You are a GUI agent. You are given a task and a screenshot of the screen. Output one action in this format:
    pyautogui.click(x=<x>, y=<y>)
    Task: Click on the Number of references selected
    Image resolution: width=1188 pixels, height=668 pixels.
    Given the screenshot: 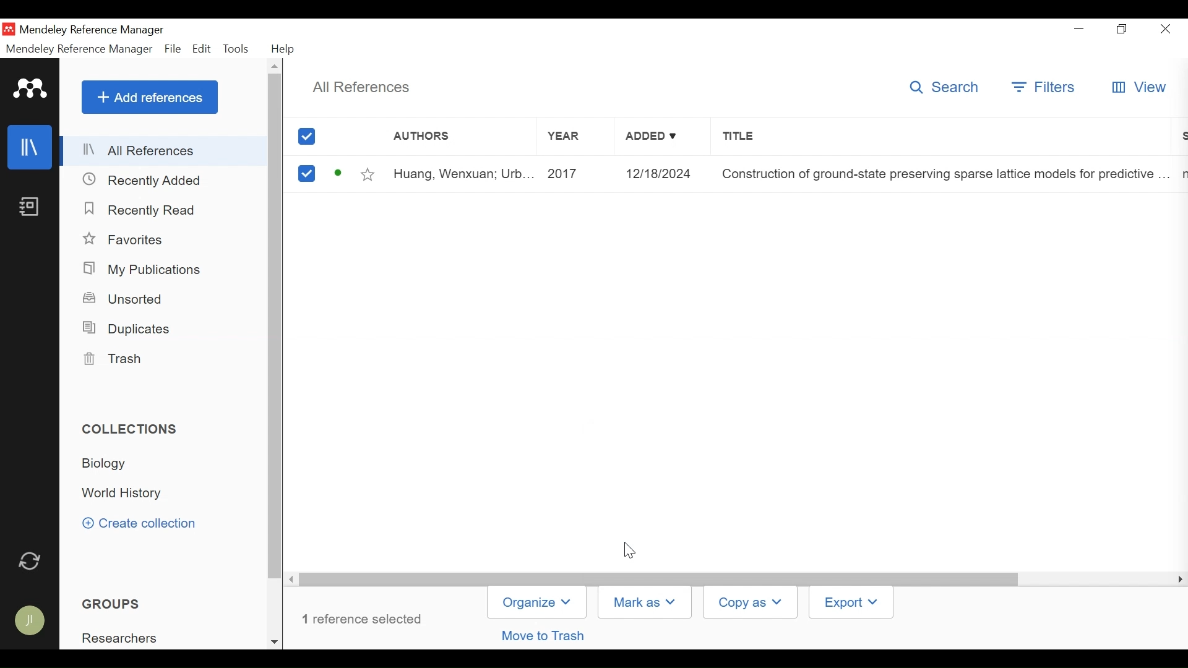 What is the action you would take?
    pyautogui.click(x=361, y=617)
    